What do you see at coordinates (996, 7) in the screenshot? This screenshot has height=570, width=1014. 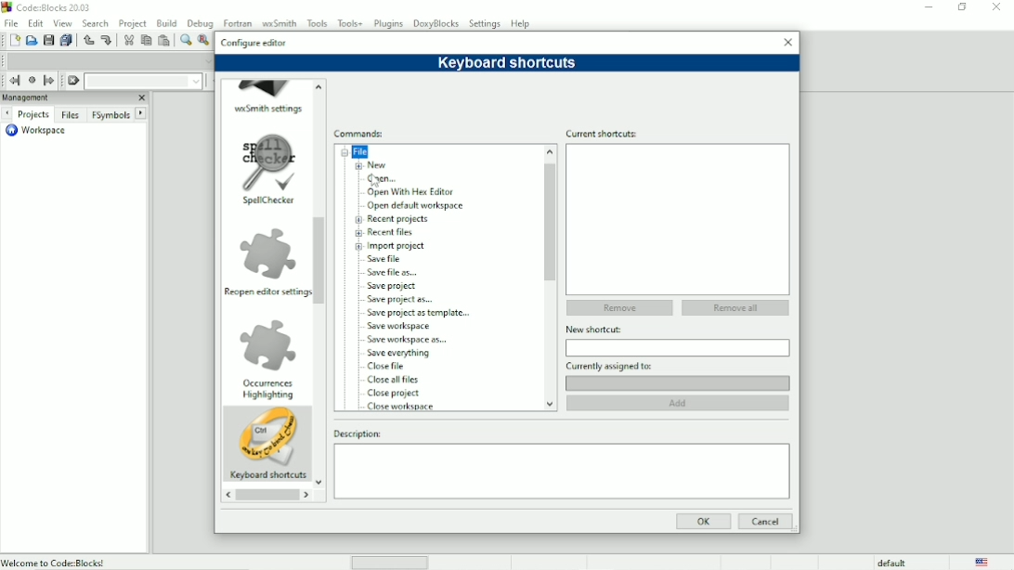 I see `Close` at bounding box center [996, 7].